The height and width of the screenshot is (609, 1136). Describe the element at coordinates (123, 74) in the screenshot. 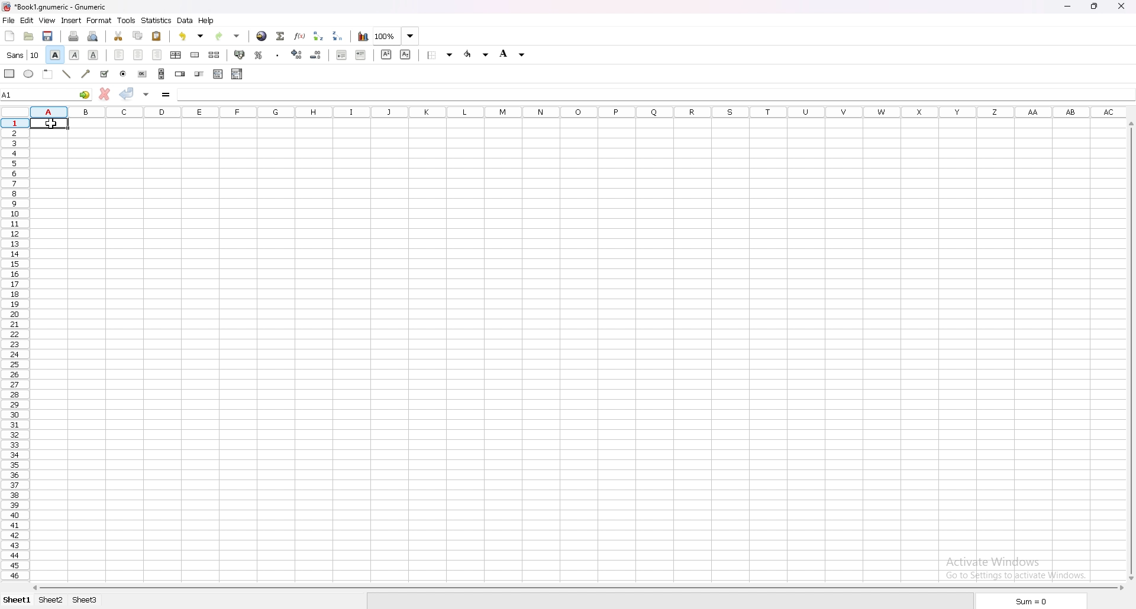

I see `radio button` at that location.